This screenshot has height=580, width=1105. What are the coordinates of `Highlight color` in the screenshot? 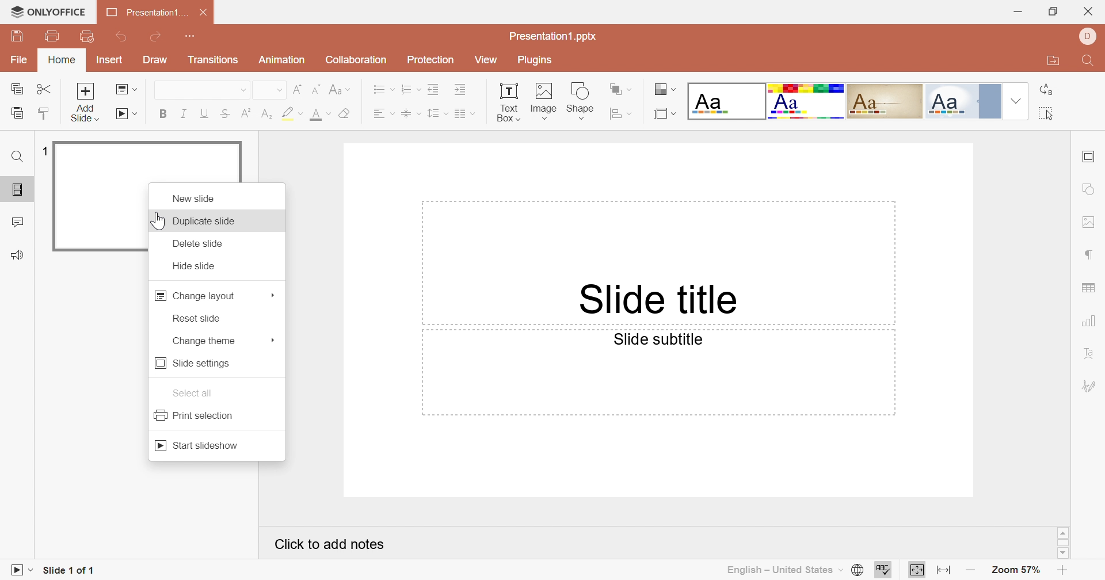 It's located at (291, 112).